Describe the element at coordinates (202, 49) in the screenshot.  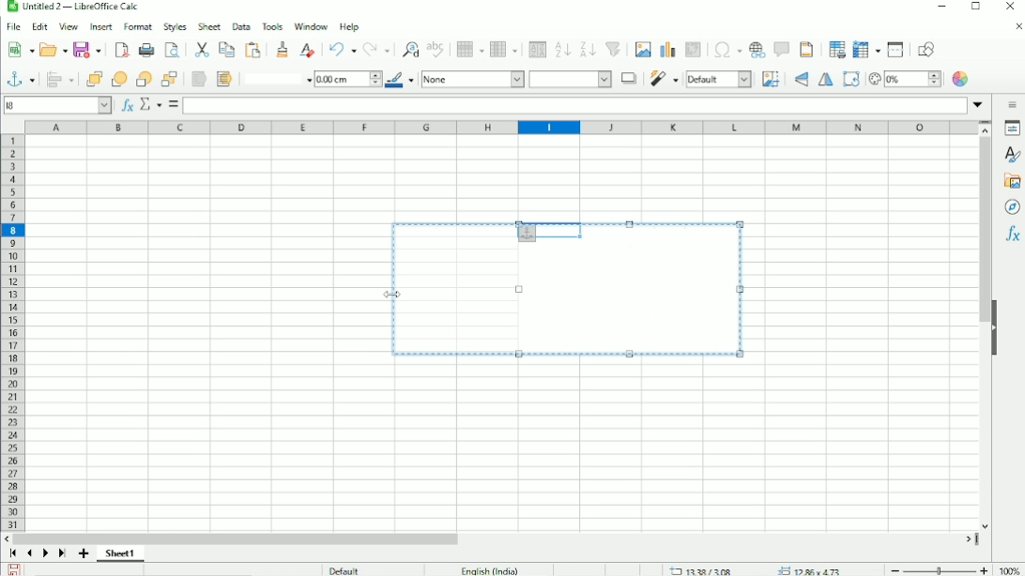
I see `Paste` at that location.